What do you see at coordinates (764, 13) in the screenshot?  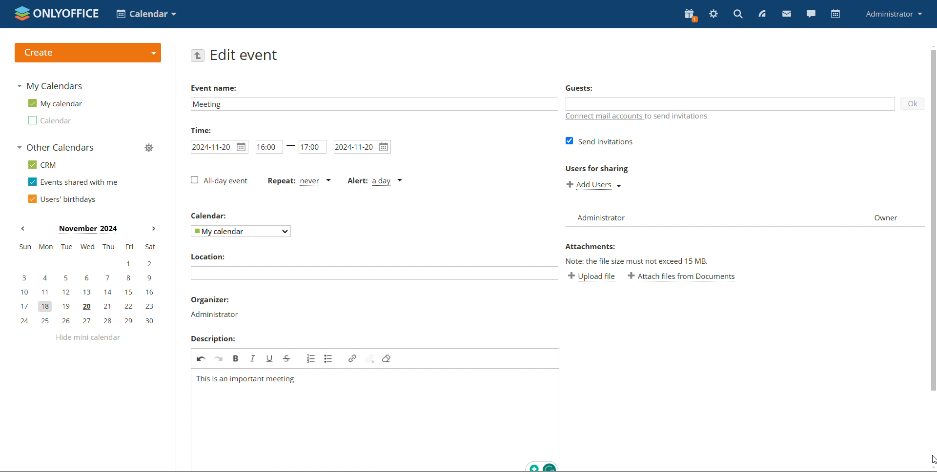 I see `feed` at bounding box center [764, 13].